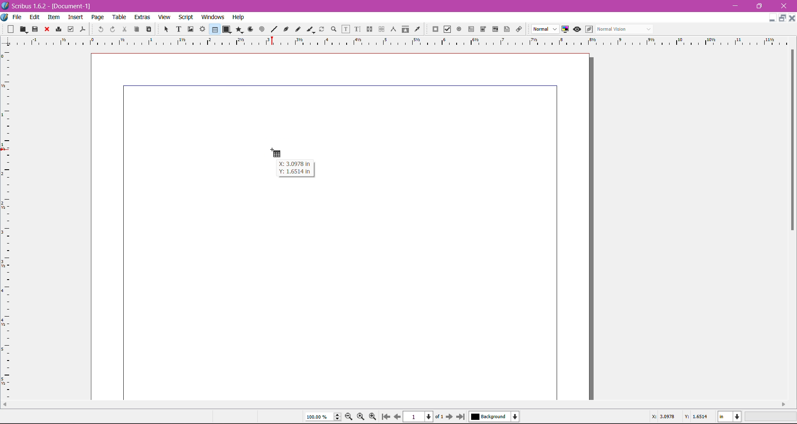 The width and height of the screenshot is (797, 424). Describe the element at coordinates (588, 29) in the screenshot. I see `Edit in Preview mode` at that location.